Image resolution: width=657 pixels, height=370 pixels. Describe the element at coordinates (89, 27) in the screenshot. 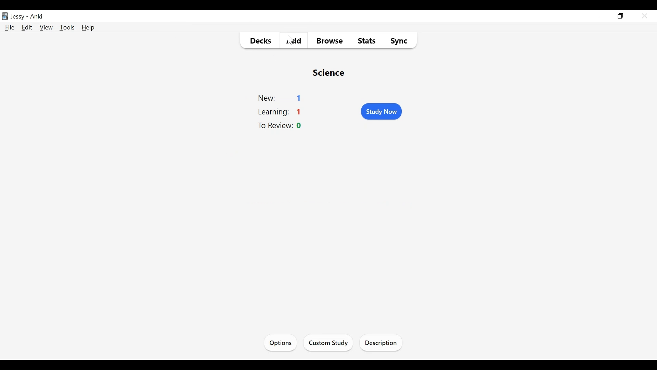

I see `Help` at that location.